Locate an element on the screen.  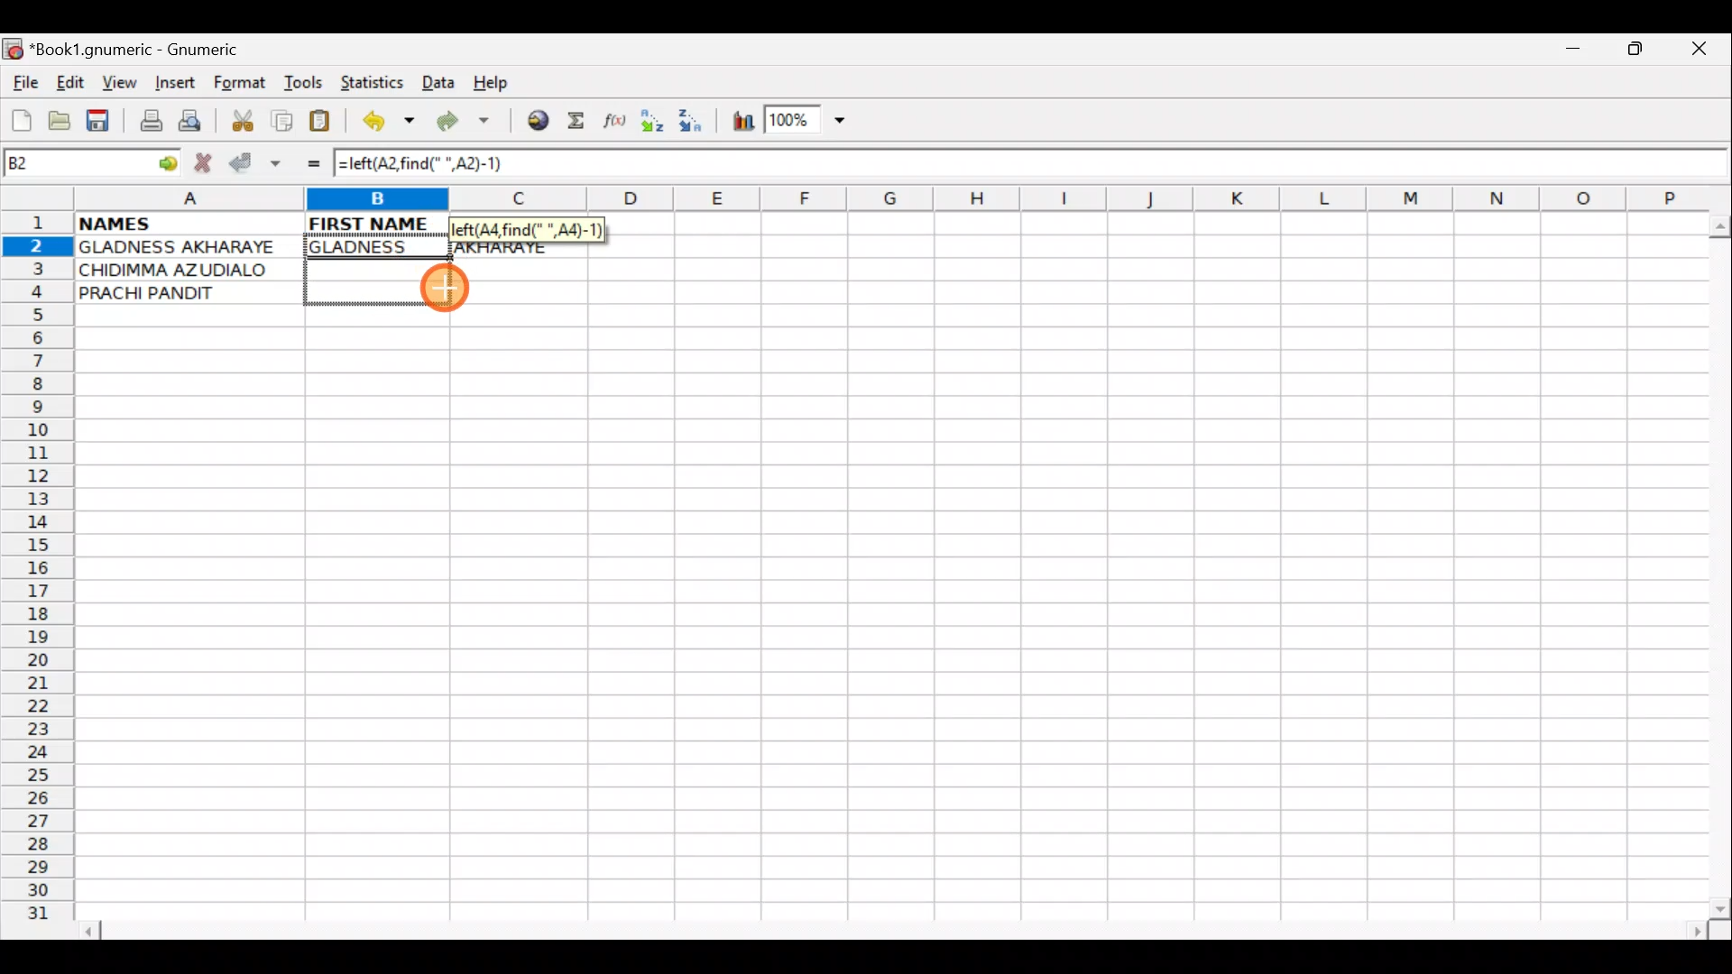
PRACHI PANDIT is located at coordinates (178, 293).